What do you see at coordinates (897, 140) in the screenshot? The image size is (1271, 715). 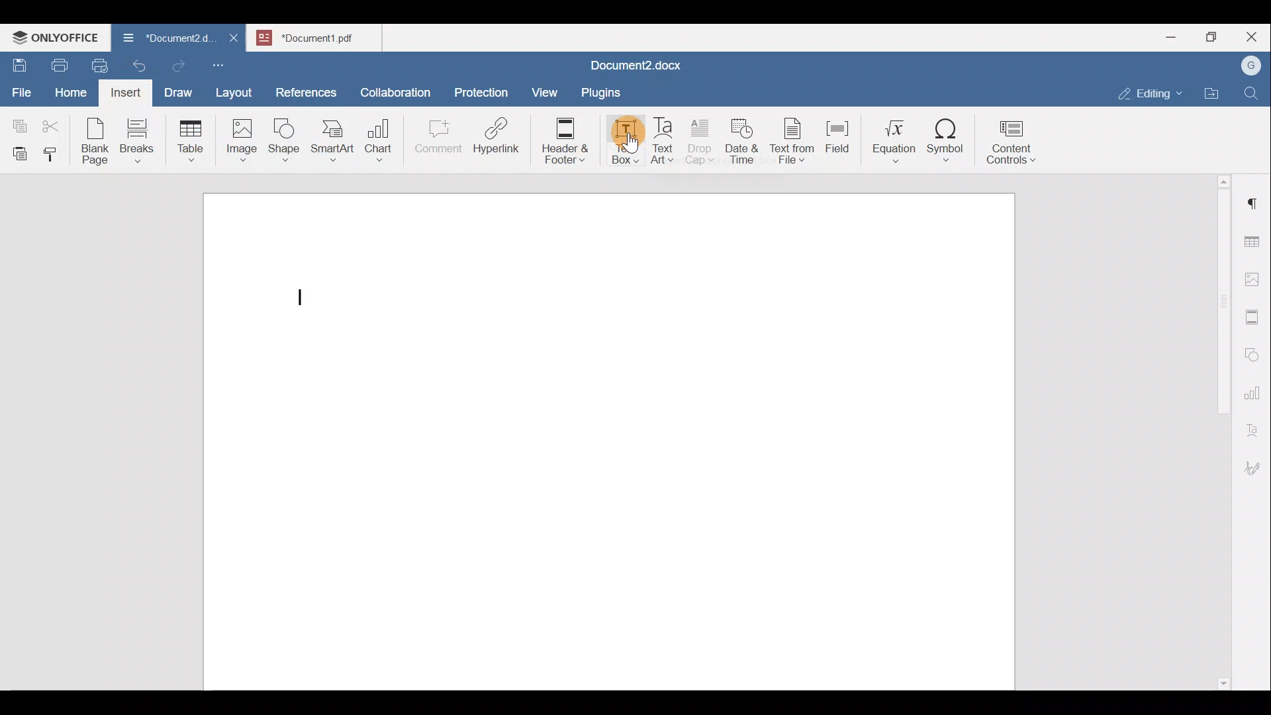 I see `Equation` at bounding box center [897, 140].